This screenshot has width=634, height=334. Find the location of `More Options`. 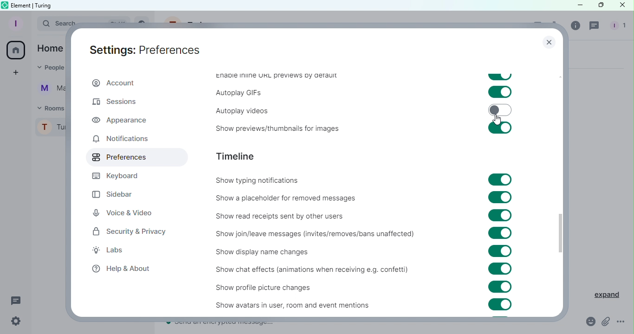

More Options is located at coordinates (621, 322).